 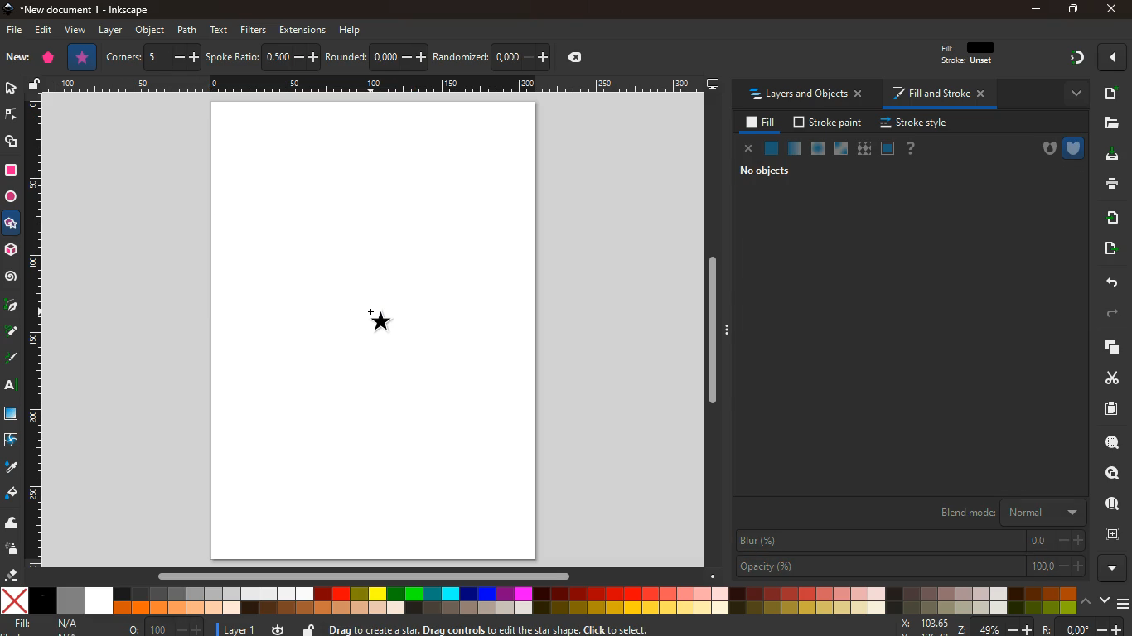 What do you see at coordinates (12, 356) in the screenshot?
I see `write` at bounding box center [12, 356].